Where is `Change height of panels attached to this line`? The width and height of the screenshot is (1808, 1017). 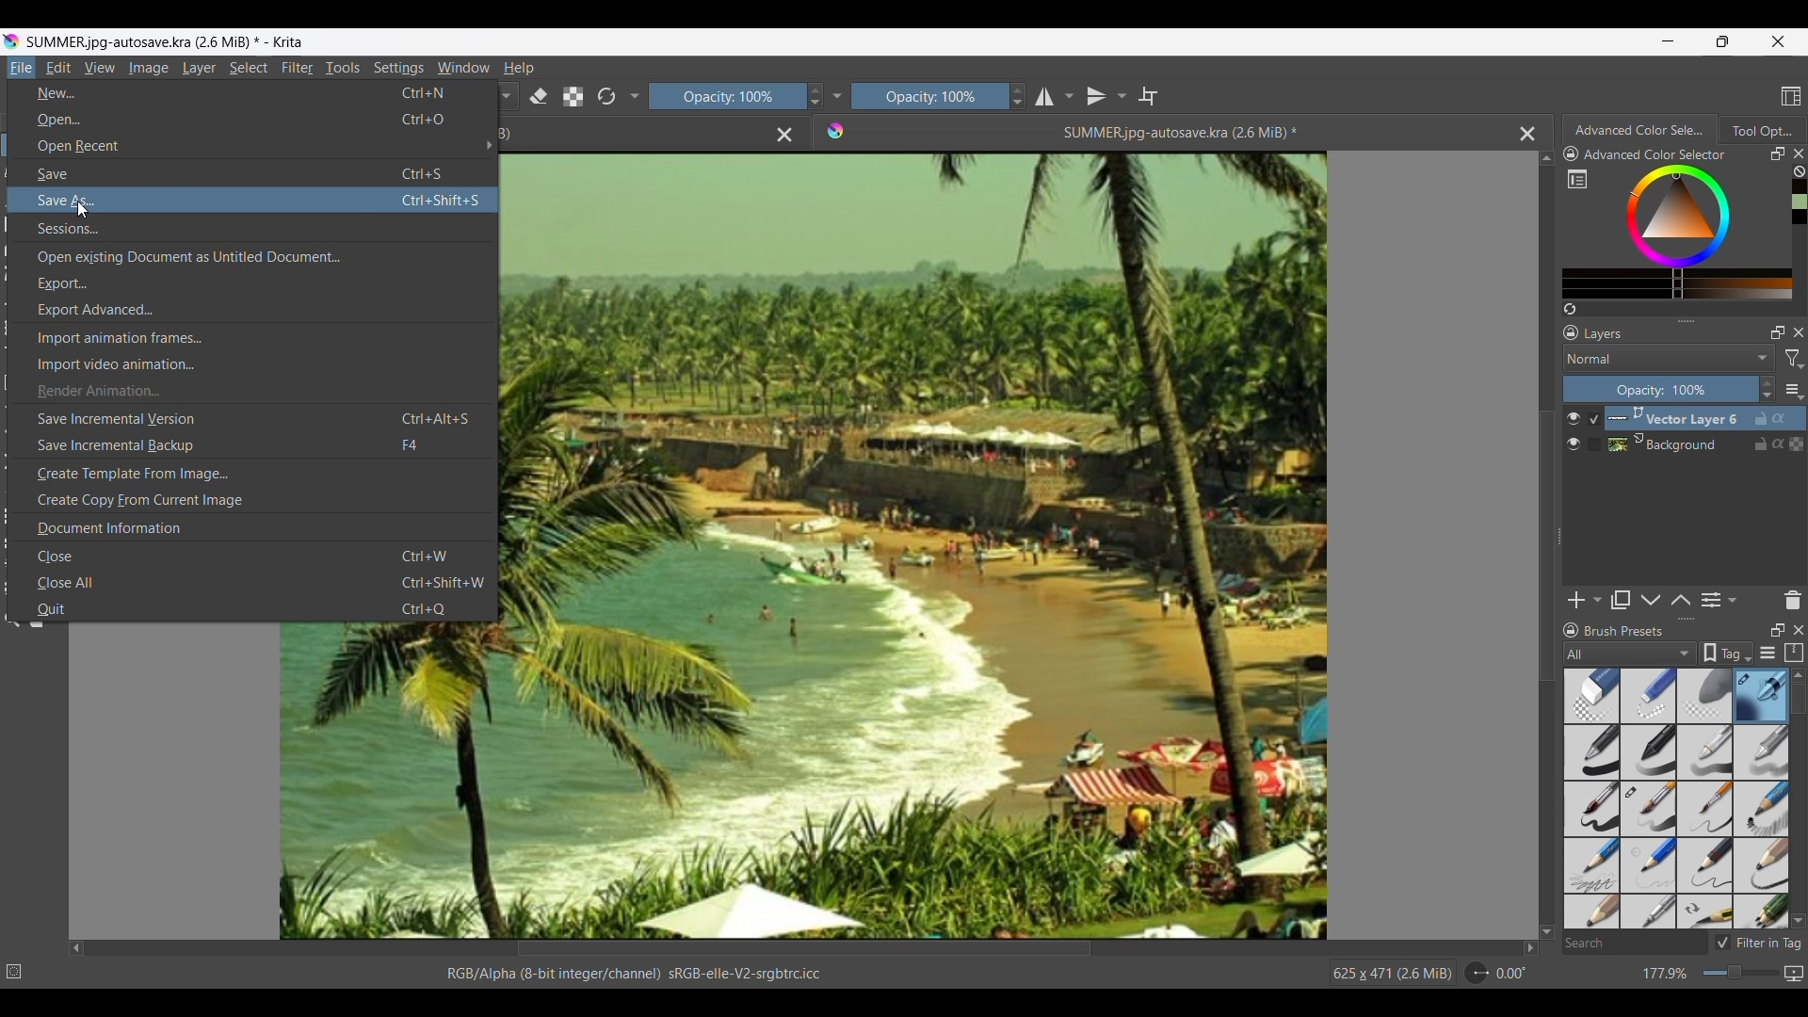 Change height of panels attached to this line is located at coordinates (1662, 320).